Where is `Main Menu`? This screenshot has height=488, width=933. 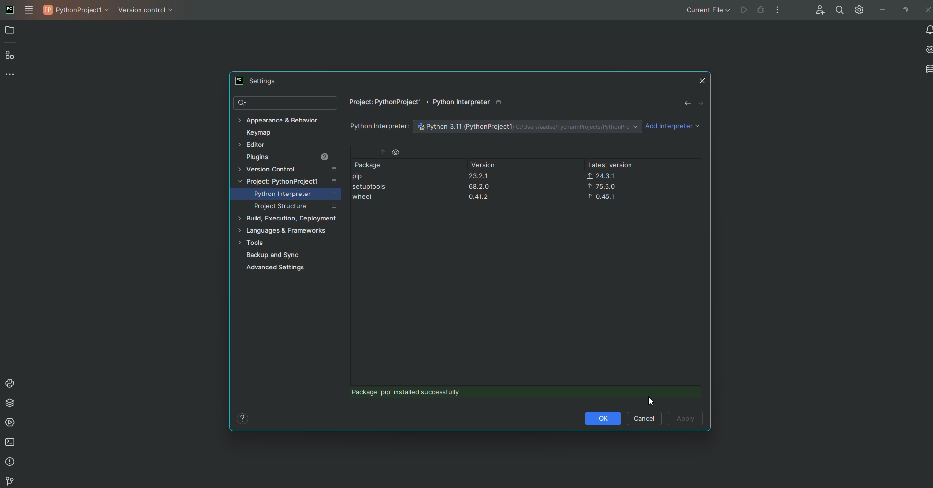 Main Menu is located at coordinates (30, 10).